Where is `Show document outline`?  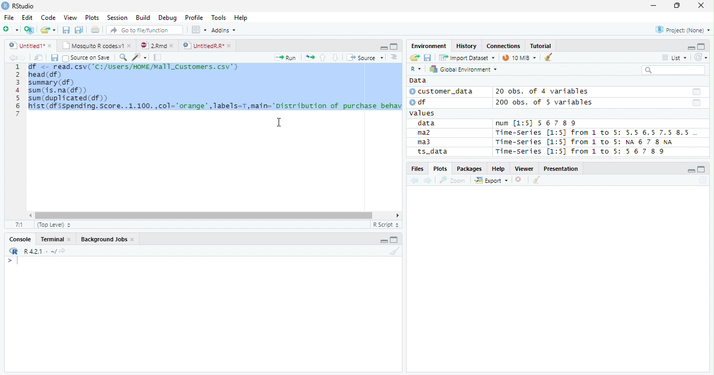
Show document outline is located at coordinates (393, 57).